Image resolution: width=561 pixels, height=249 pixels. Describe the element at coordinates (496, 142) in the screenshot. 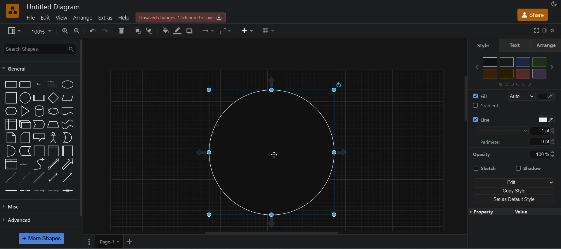

I see `perimeter` at that location.